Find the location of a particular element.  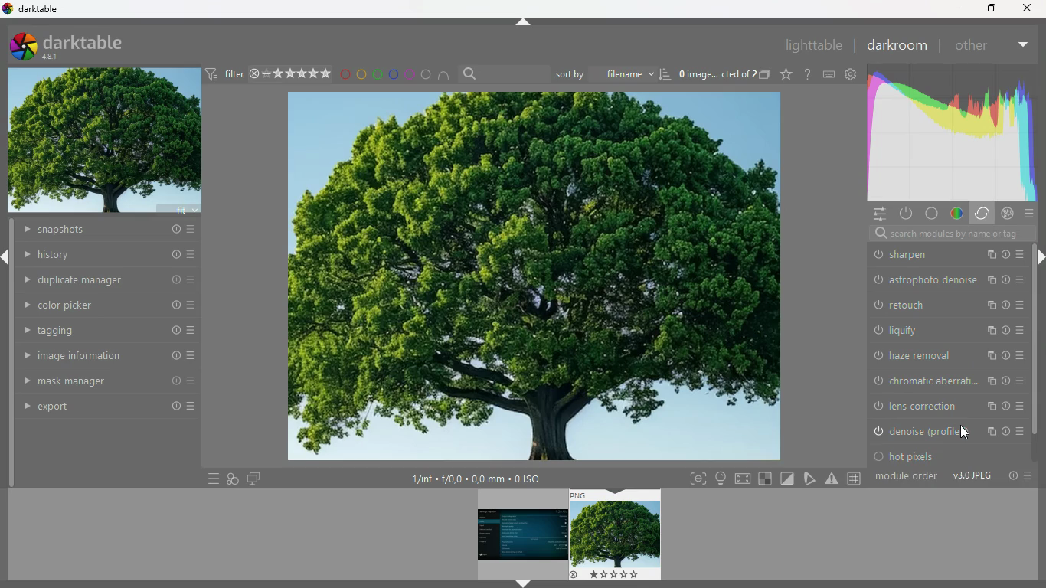

search is located at coordinates (471, 73).